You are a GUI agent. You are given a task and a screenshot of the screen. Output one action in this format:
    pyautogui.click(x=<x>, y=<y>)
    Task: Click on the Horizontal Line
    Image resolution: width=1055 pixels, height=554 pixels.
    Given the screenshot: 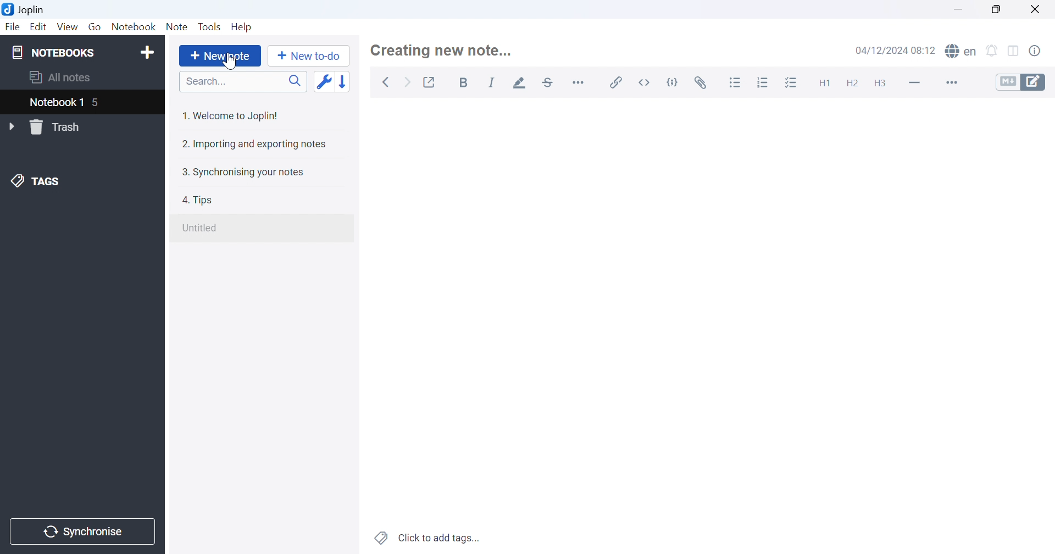 What is the action you would take?
    pyautogui.click(x=914, y=83)
    